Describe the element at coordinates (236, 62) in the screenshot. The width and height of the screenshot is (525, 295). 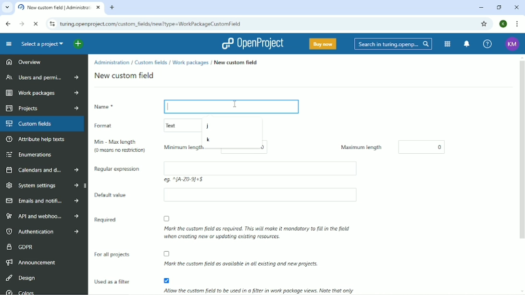
I see `New custom field` at that location.